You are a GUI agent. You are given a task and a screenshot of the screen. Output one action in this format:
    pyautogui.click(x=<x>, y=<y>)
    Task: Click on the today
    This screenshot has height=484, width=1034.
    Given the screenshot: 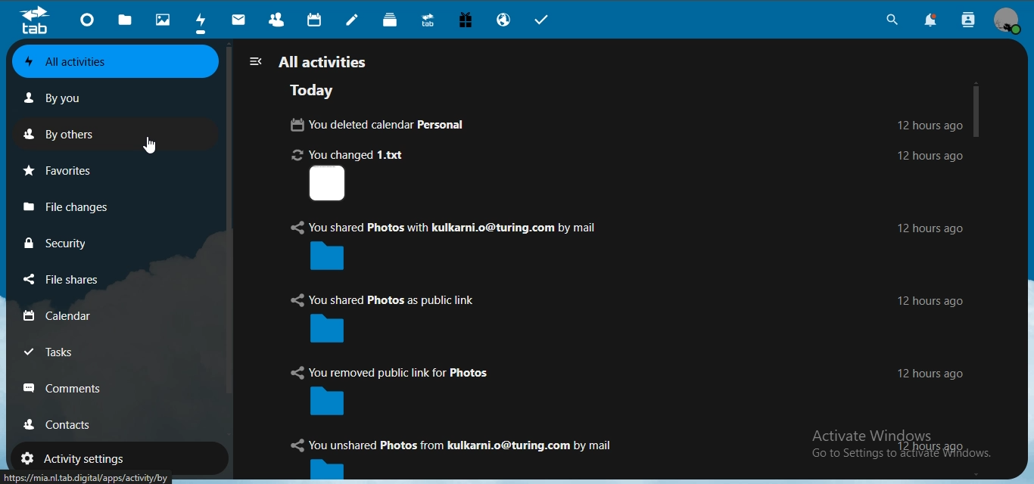 What is the action you would take?
    pyautogui.click(x=314, y=92)
    